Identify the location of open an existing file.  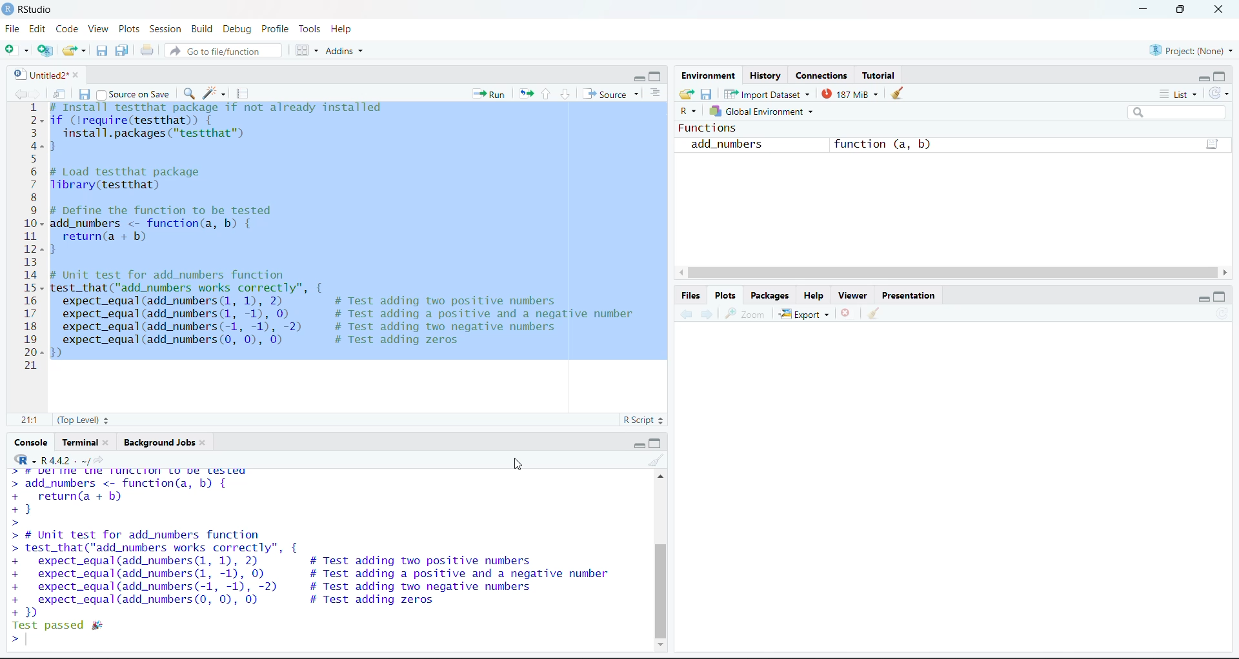
(74, 50).